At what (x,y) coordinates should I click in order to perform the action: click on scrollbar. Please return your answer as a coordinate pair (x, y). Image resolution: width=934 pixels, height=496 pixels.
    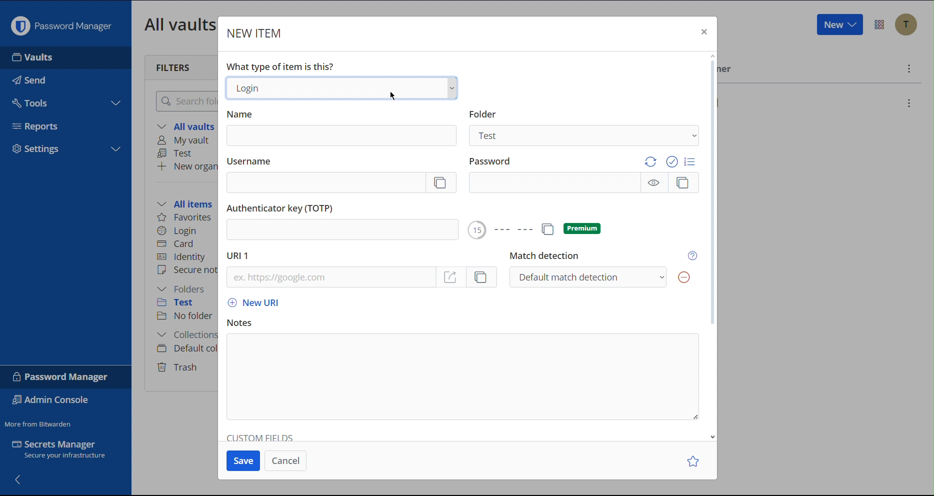
    Looking at the image, I should click on (712, 192).